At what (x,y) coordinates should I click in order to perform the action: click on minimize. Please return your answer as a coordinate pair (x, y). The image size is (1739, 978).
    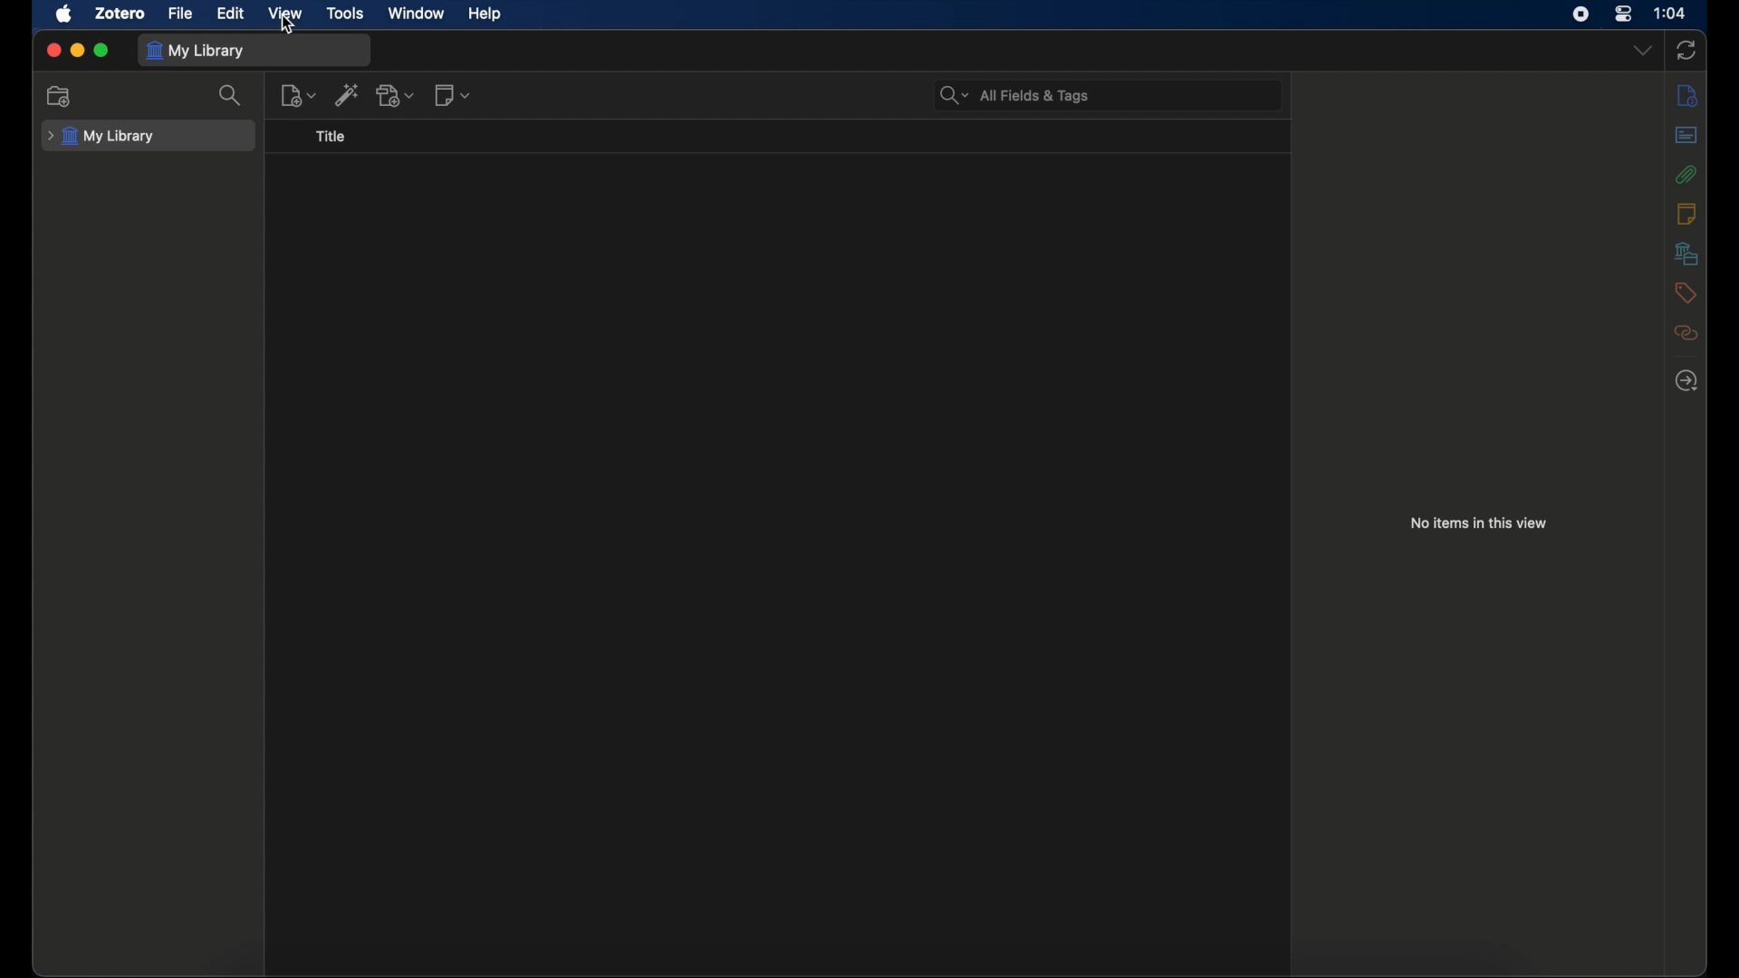
    Looking at the image, I should click on (77, 50).